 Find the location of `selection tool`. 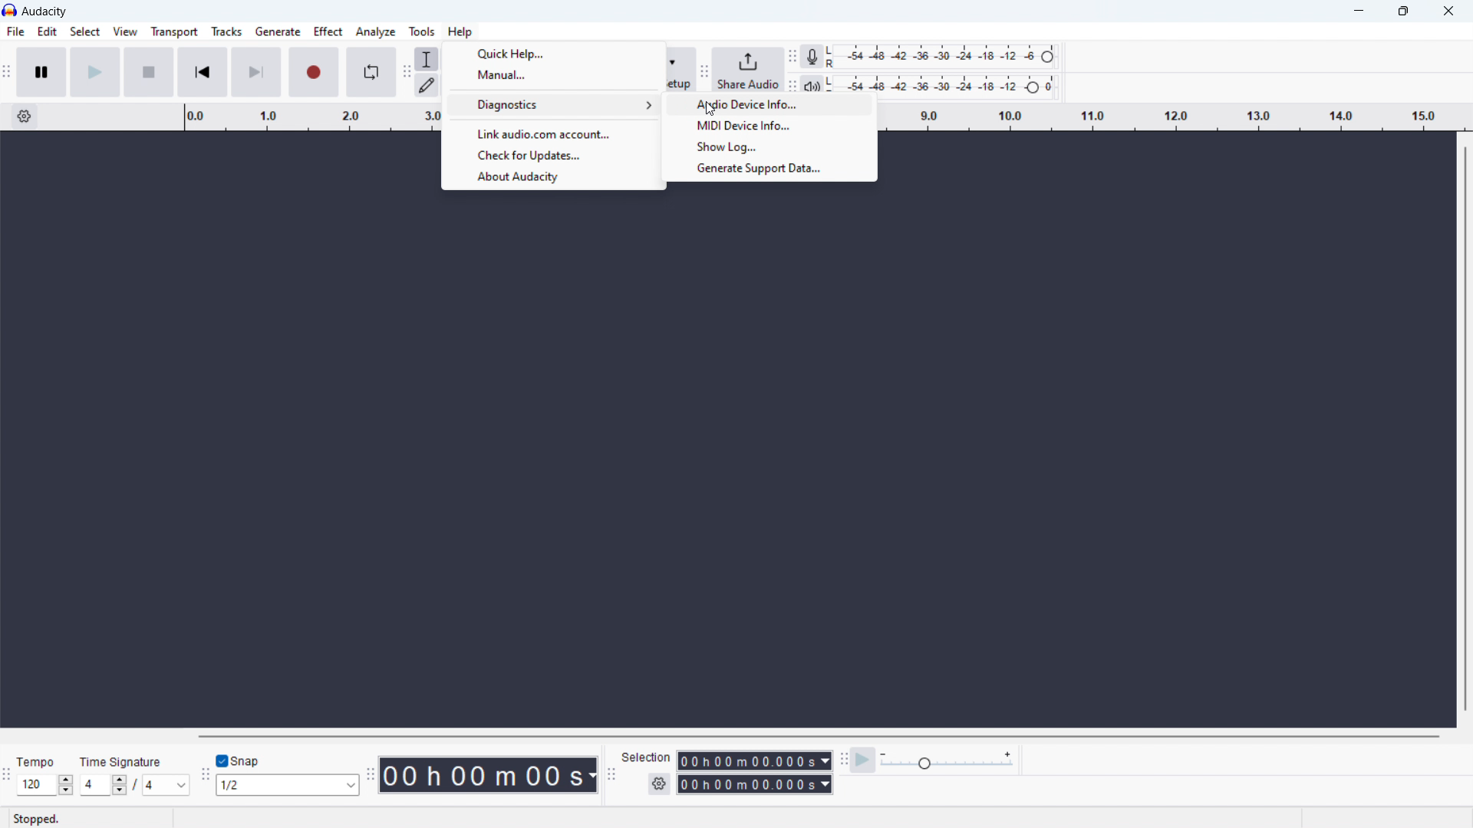

selection tool is located at coordinates (427, 59).